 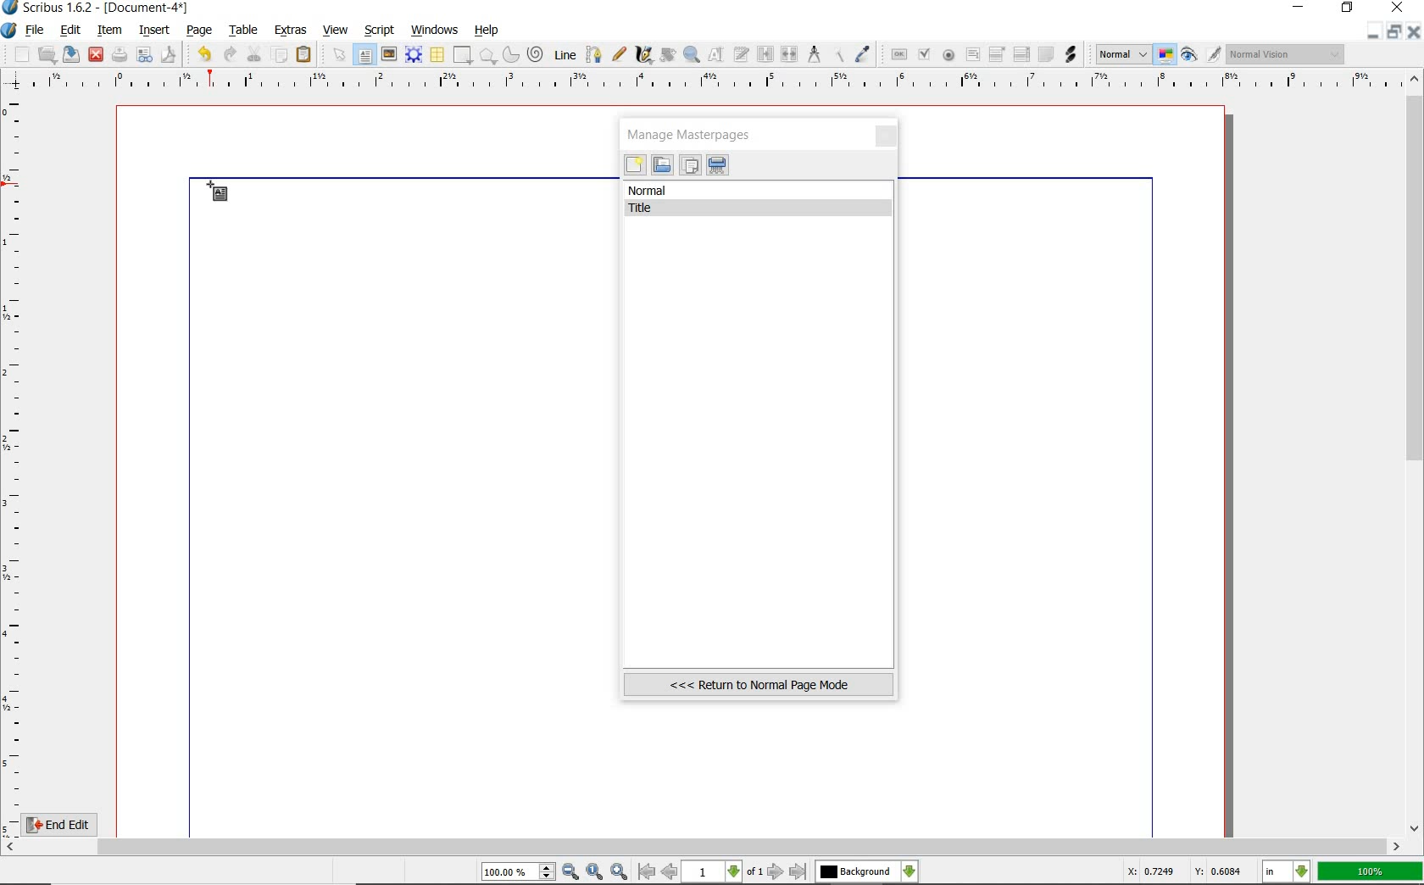 What do you see at coordinates (616, 55) in the screenshot?
I see `freehand line` at bounding box center [616, 55].